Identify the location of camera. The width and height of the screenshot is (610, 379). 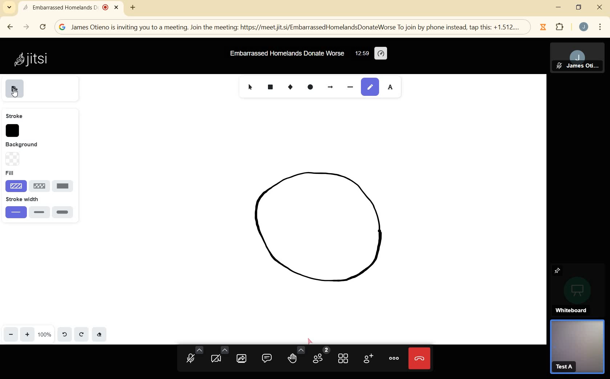
(219, 355).